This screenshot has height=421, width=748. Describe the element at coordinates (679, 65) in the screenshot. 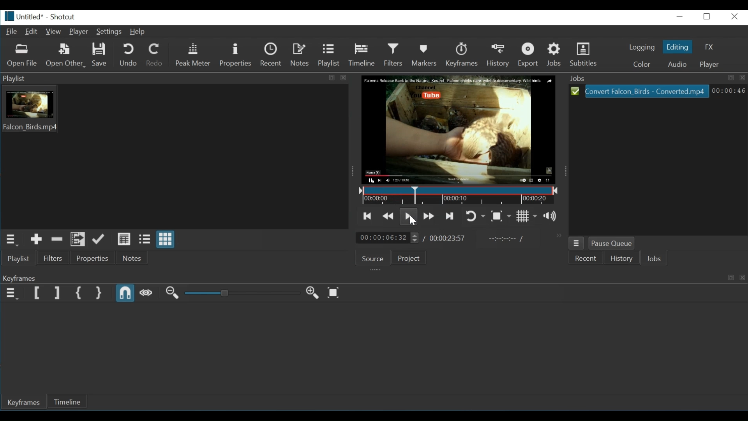

I see `Audio` at that location.